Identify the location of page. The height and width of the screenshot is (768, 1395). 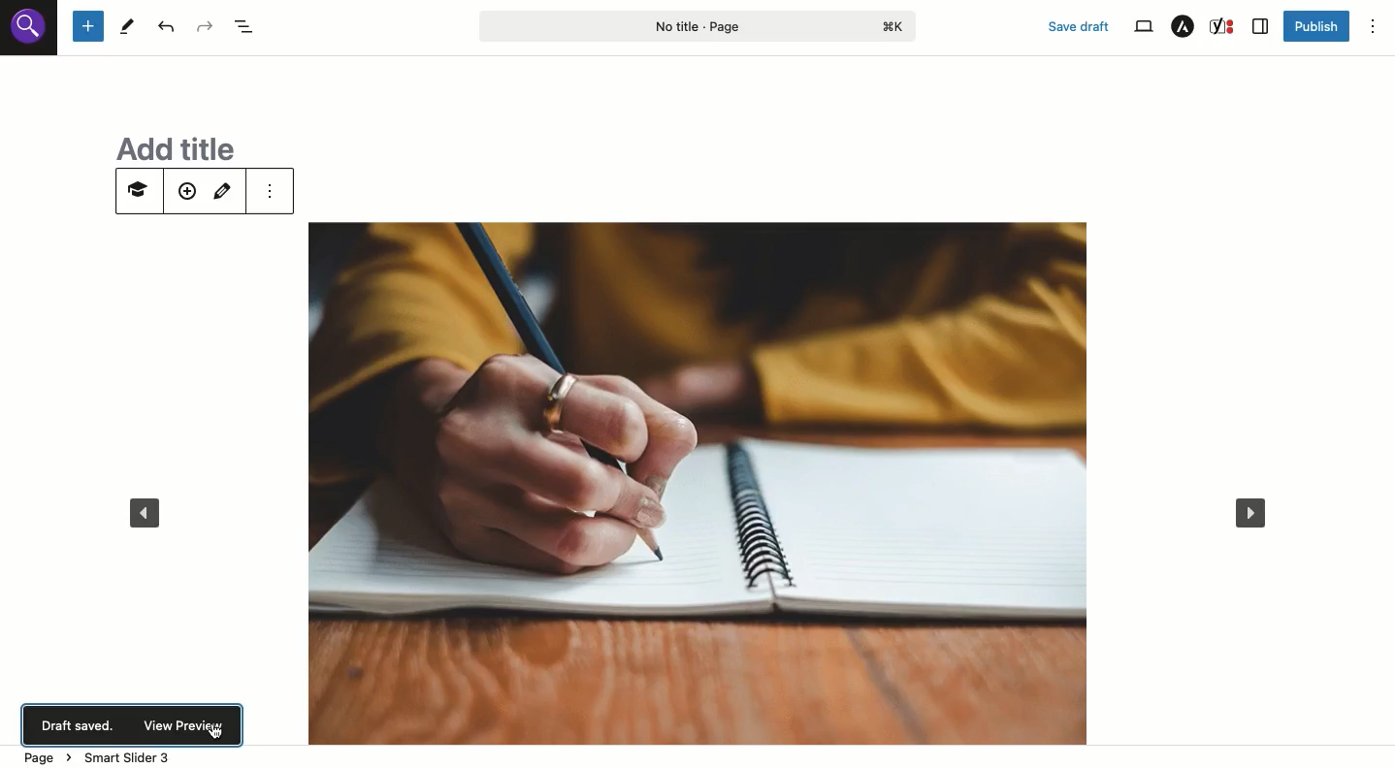
(47, 755).